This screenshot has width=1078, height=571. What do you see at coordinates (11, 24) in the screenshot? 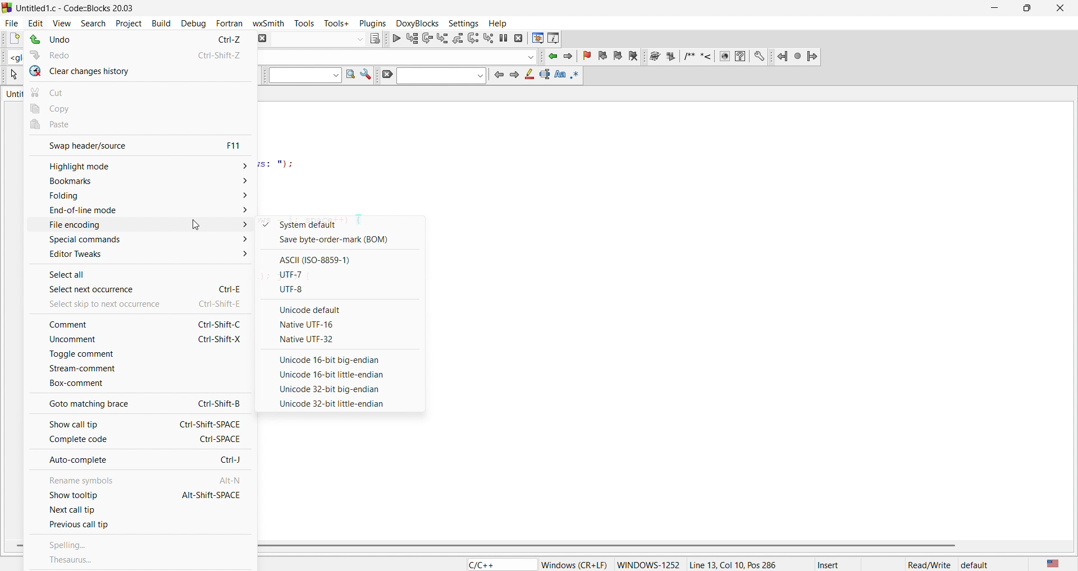
I see `file` at bounding box center [11, 24].